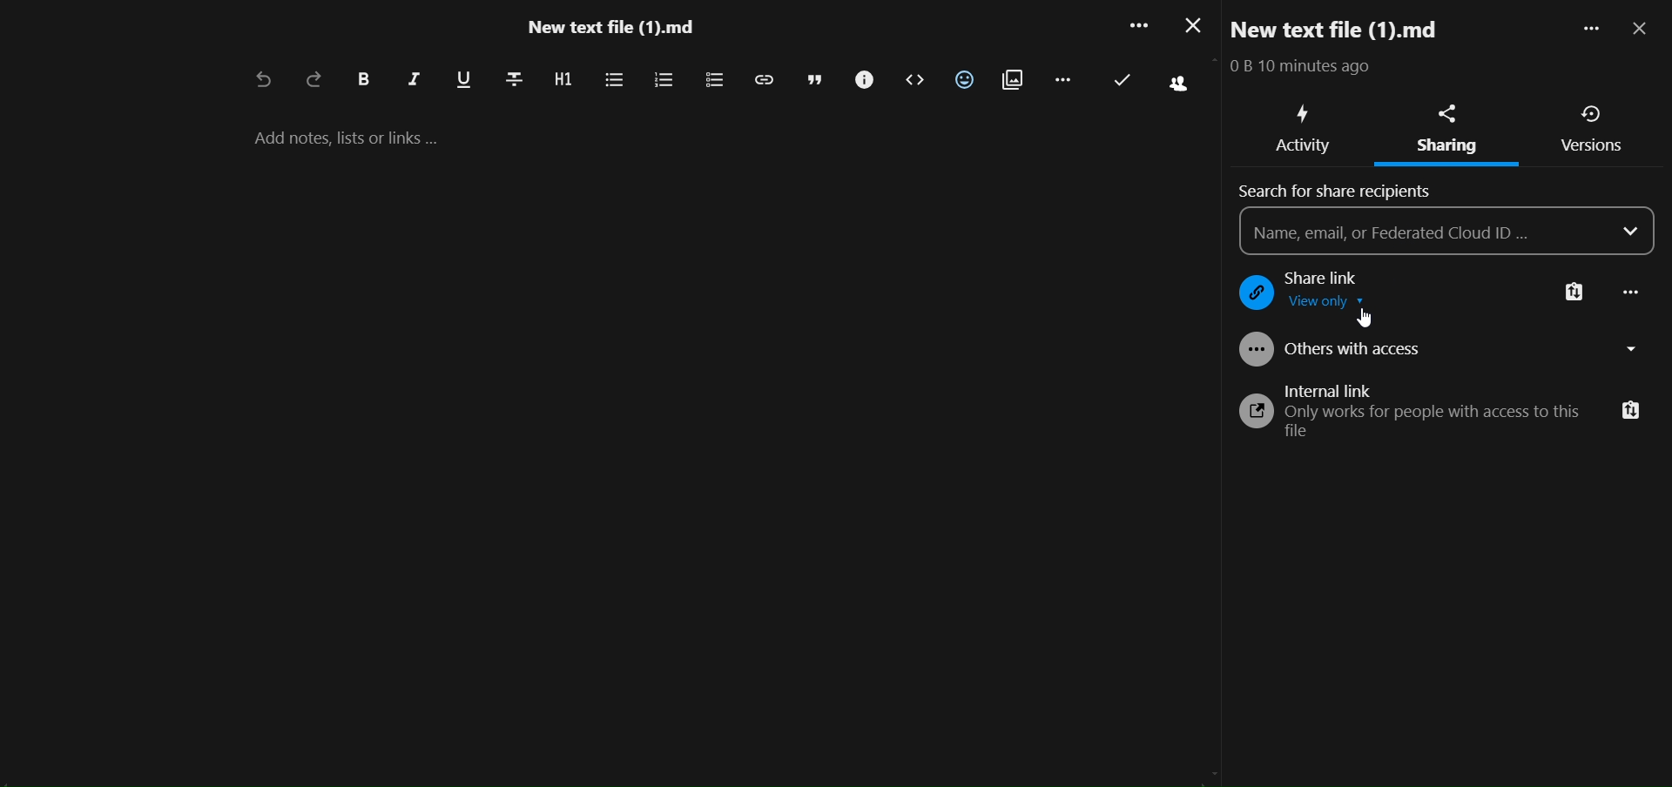  Describe the element at coordinates (1642, 30) in the screenshot. I see `close pane` at that location.